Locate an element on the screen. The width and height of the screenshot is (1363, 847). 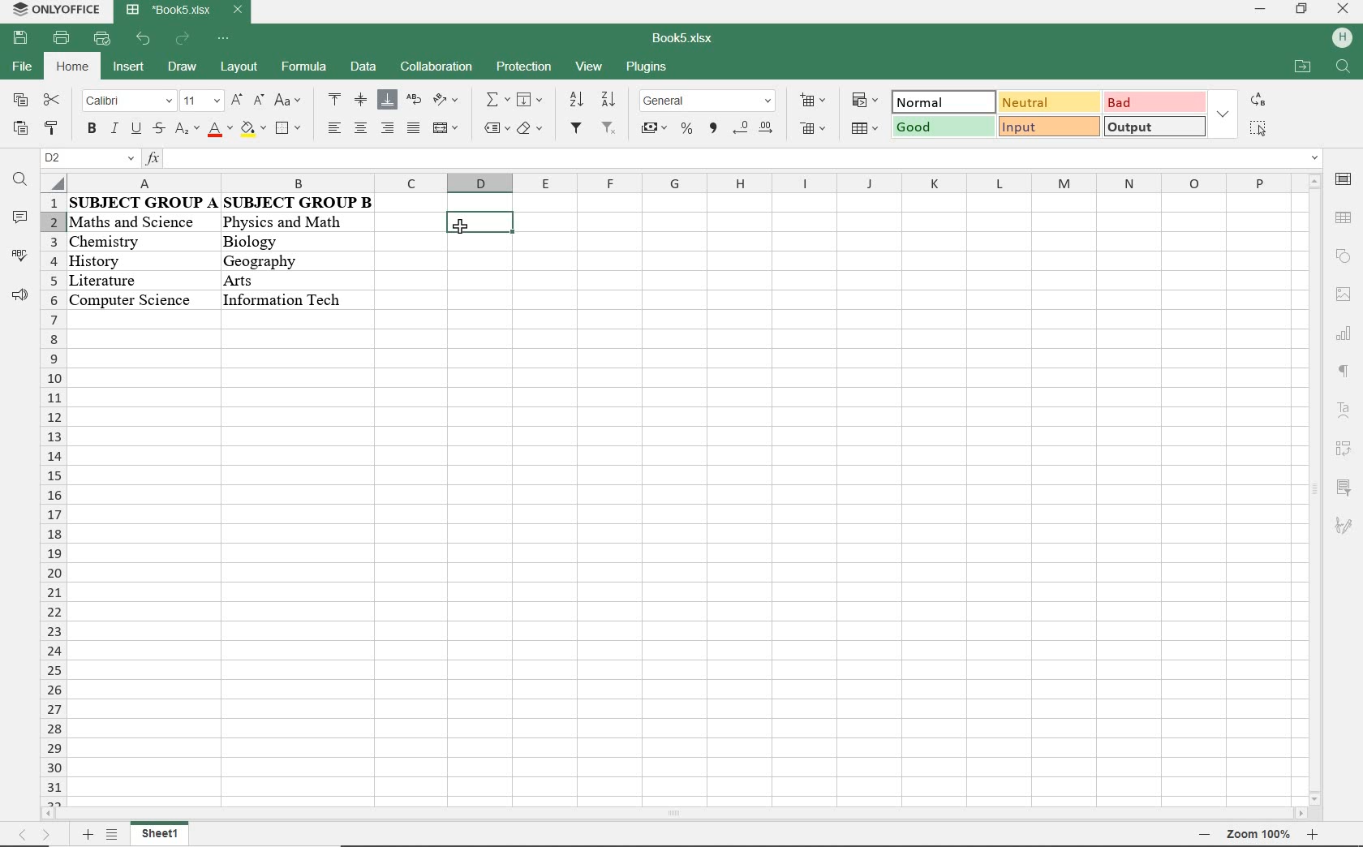
geography is located at coordinates (277, 260).